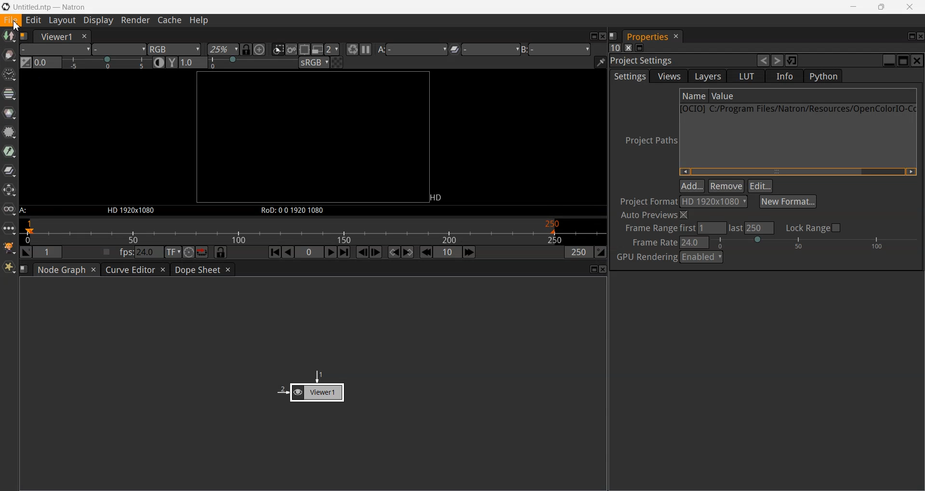 This screenshot has width=925, height=491. I want to click on Close, so click(917, 61).